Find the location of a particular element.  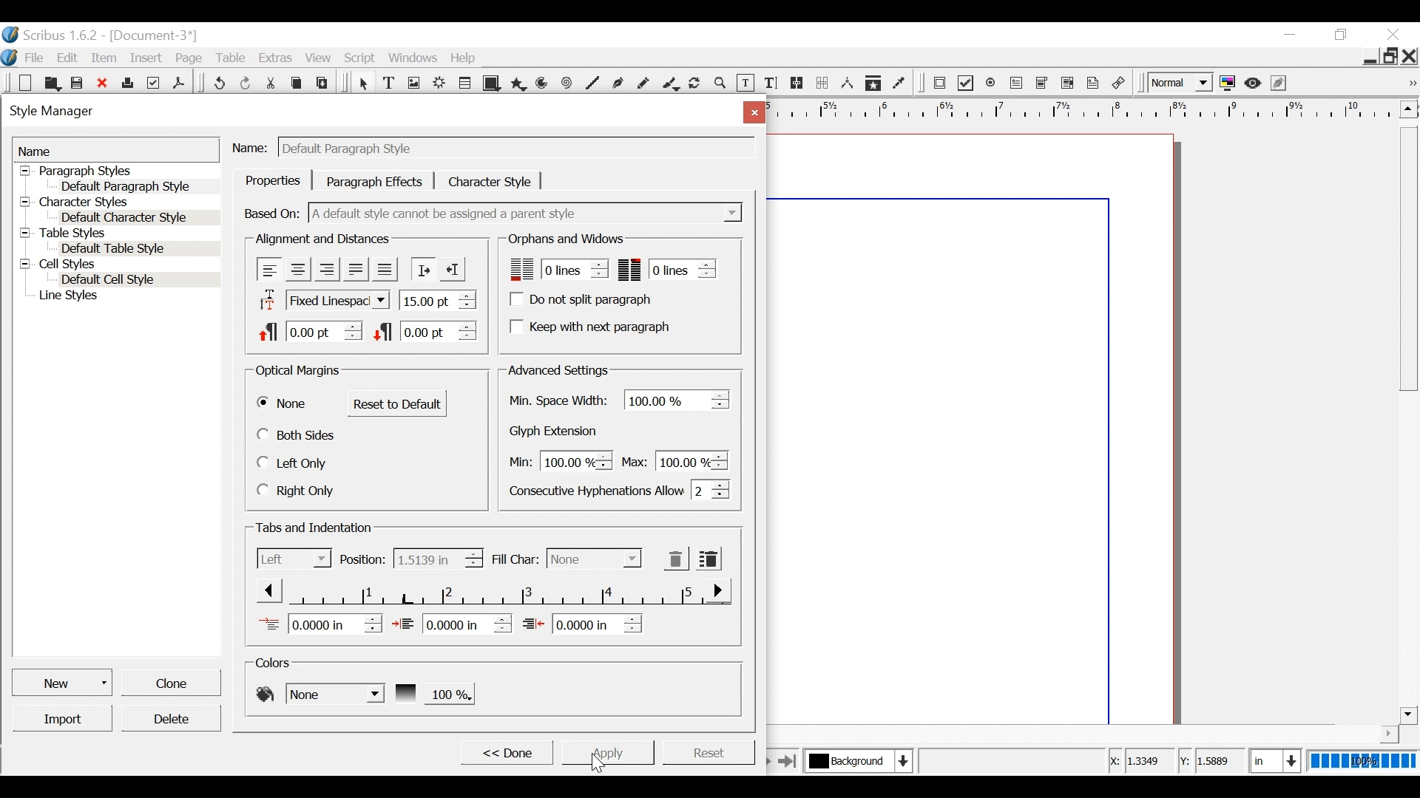

link text frames is located at coordinates (797, 83).